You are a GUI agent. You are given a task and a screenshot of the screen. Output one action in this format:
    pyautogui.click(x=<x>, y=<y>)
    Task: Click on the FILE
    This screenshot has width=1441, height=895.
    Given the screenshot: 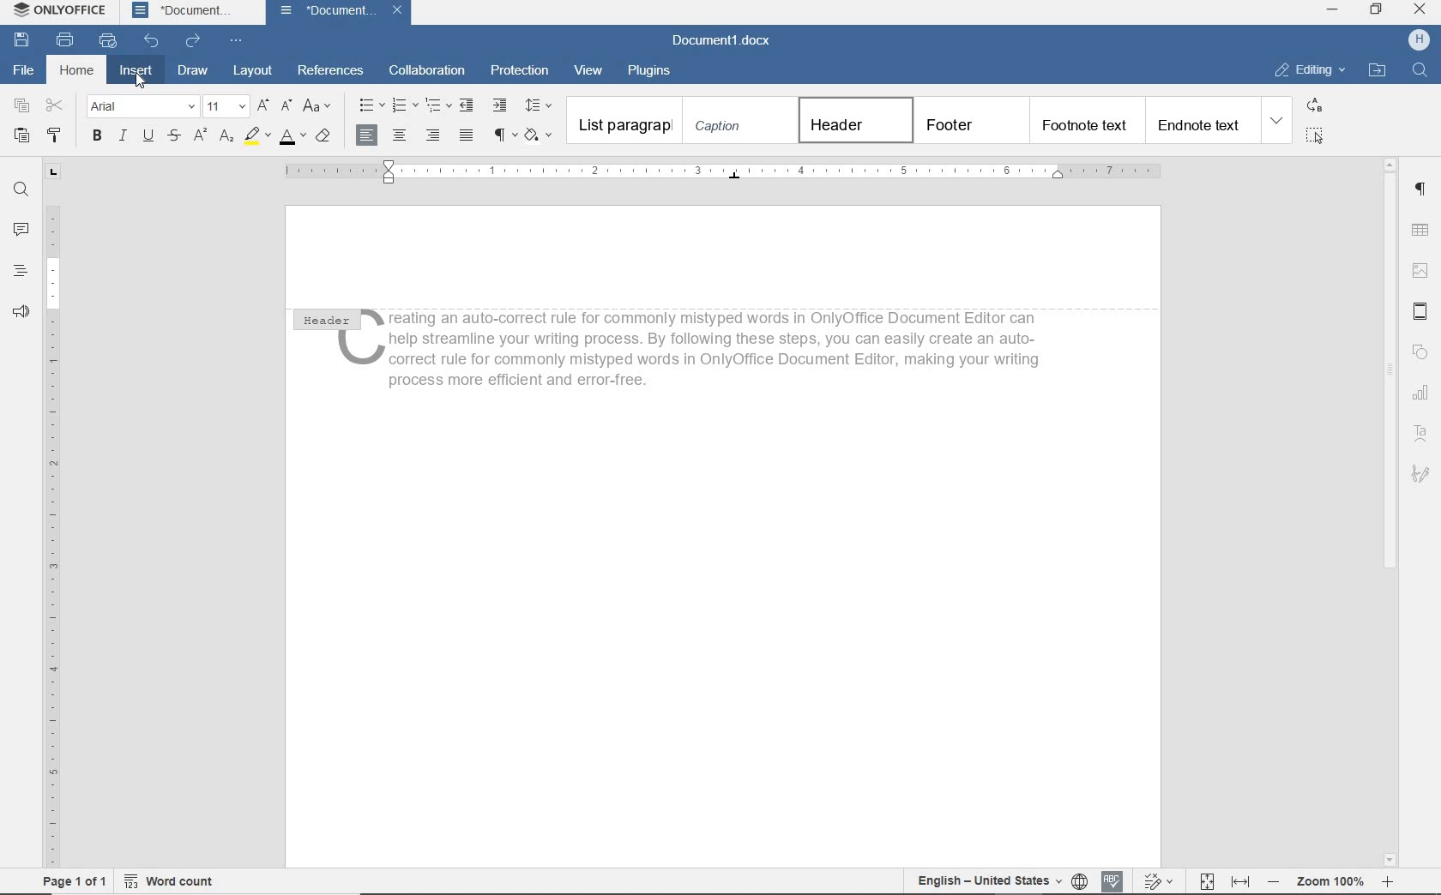 What is the action you would take?
    pyautogui.click(x=21, y=69)
    